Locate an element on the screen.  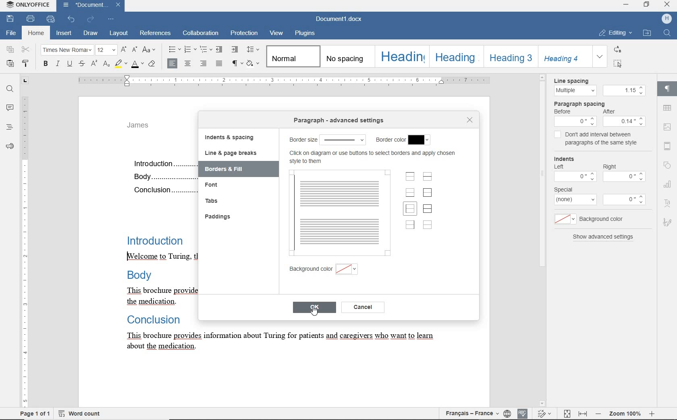
before is located at coordinates (563, 112).